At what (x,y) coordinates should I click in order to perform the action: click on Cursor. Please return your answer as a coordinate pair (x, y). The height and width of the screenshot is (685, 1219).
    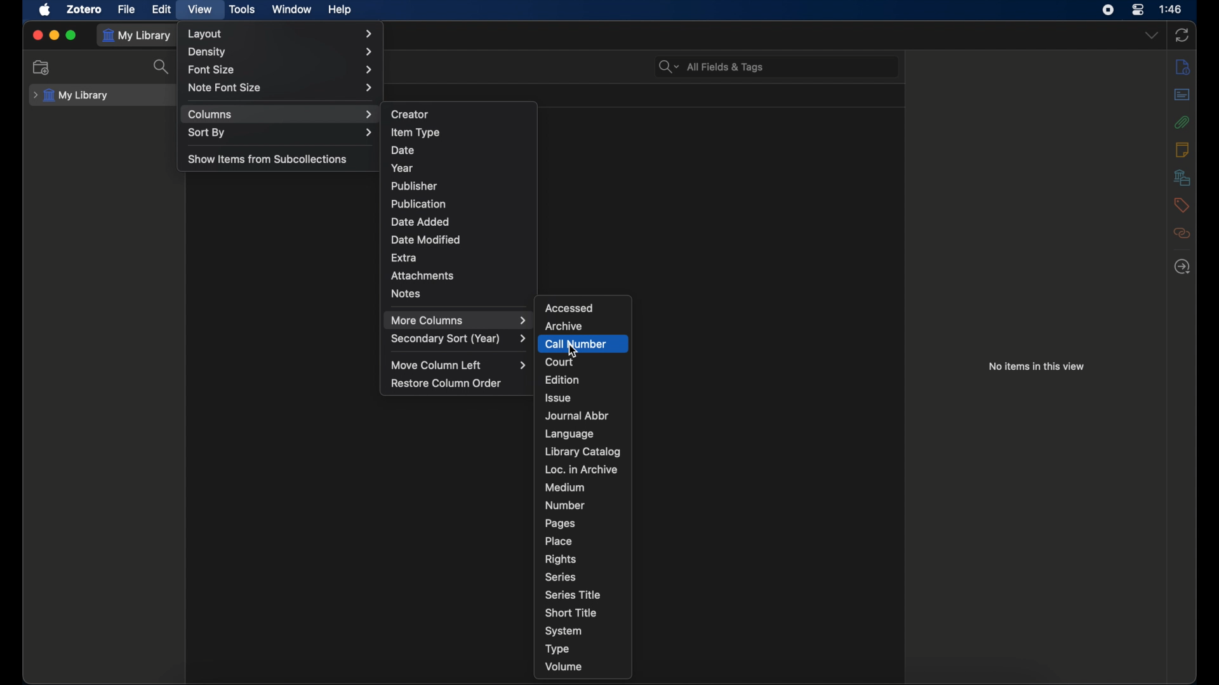
    Looking at the image, I should click on (575, 352).